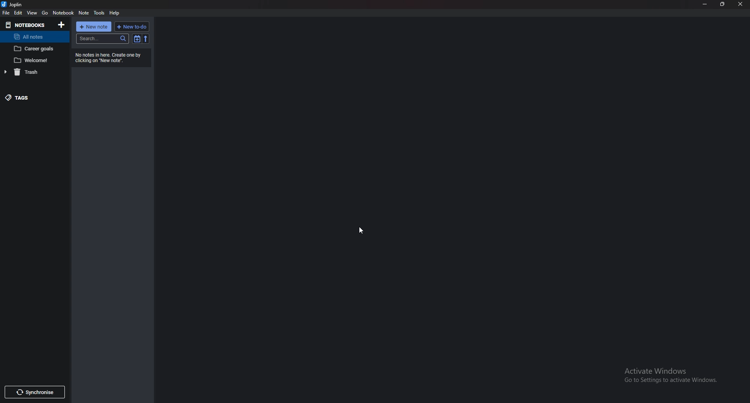  I want to click on note, so click(84, 13).